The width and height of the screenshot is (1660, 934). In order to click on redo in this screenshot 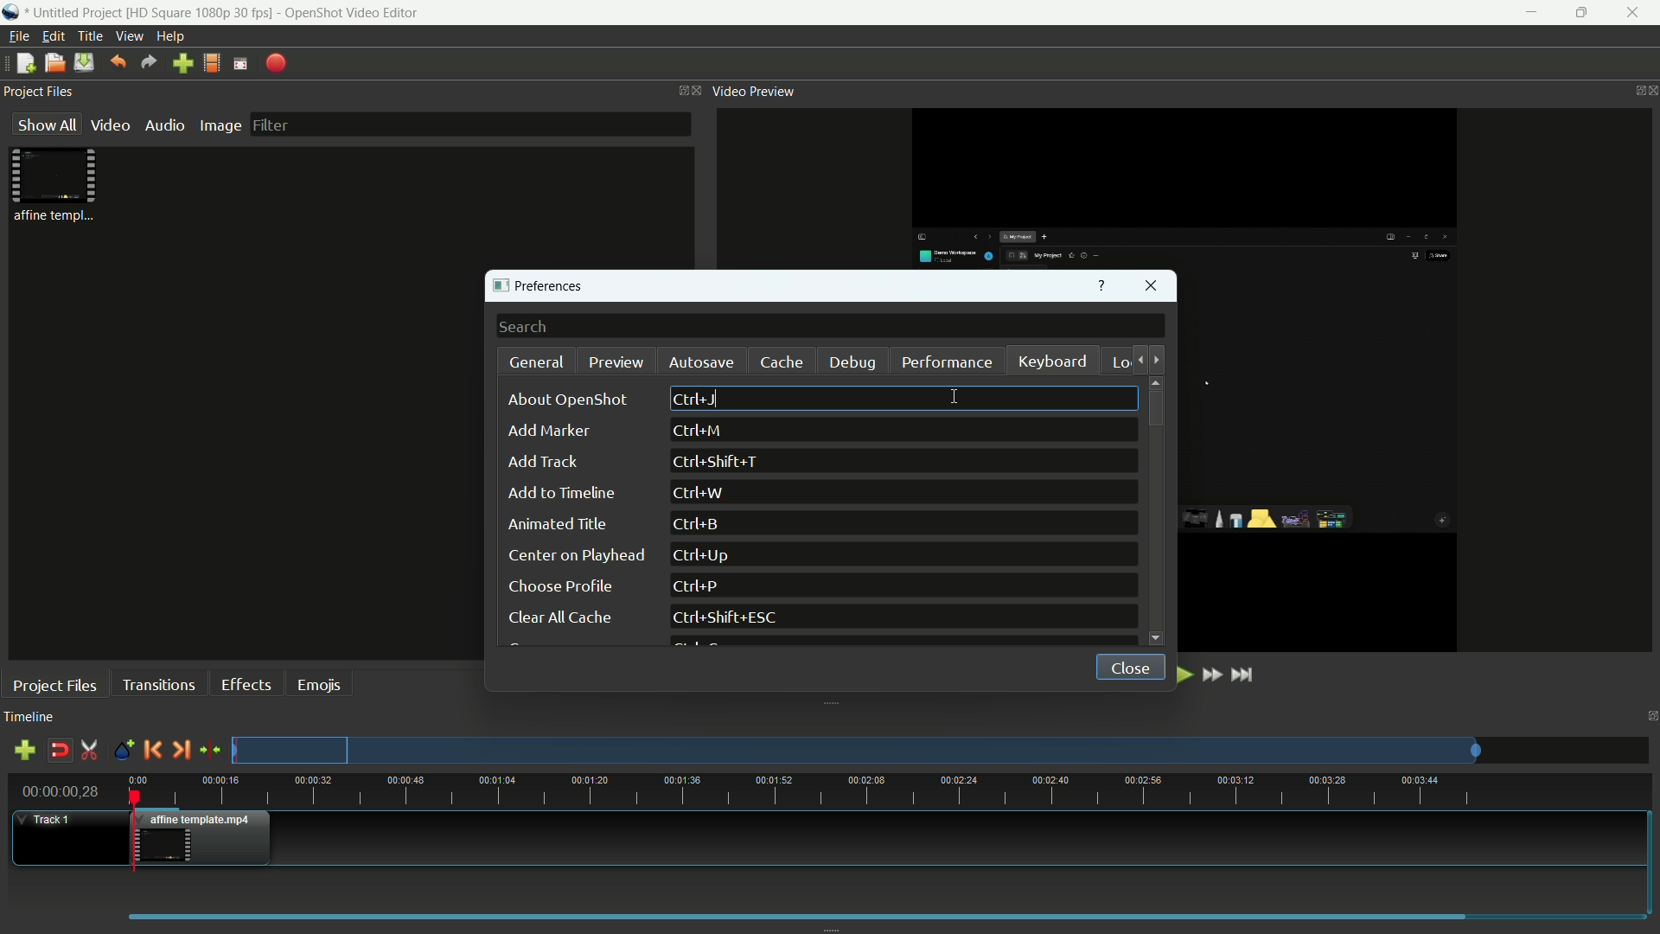, I will do `click(150, 62)`.